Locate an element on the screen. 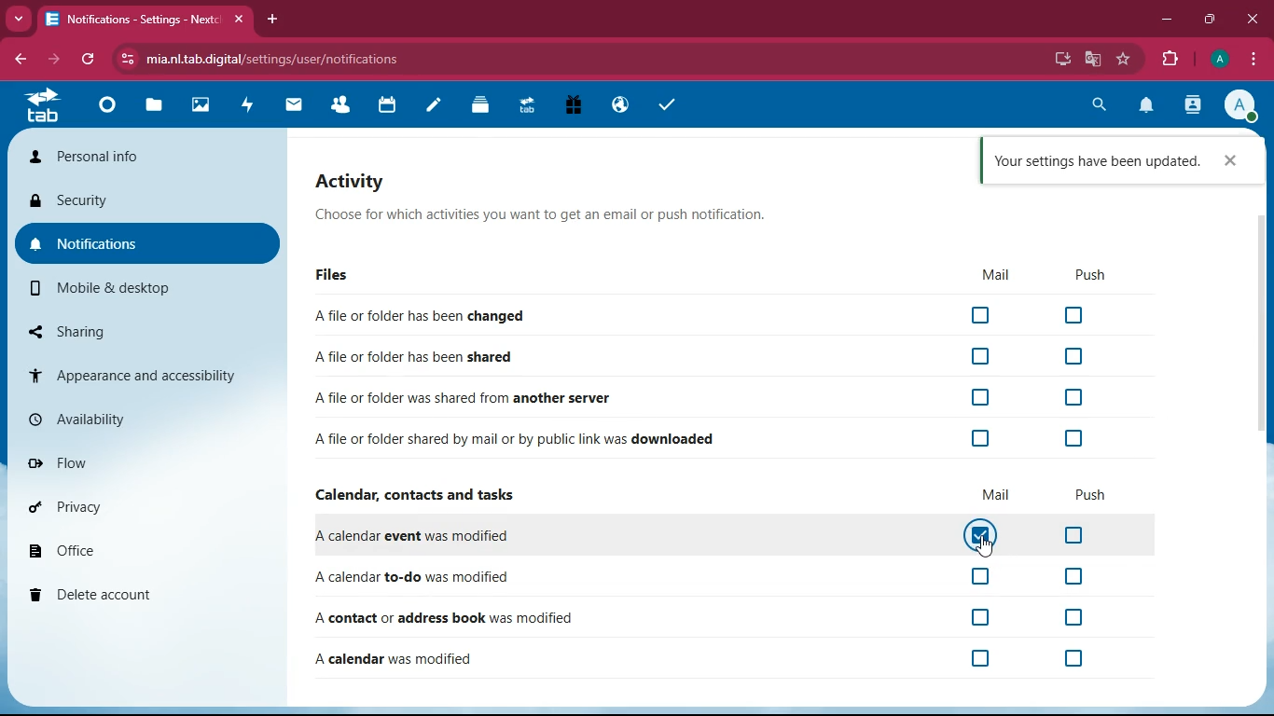 This screenshot has height=716, width=1274. mail is located at coordinates (996, 276).